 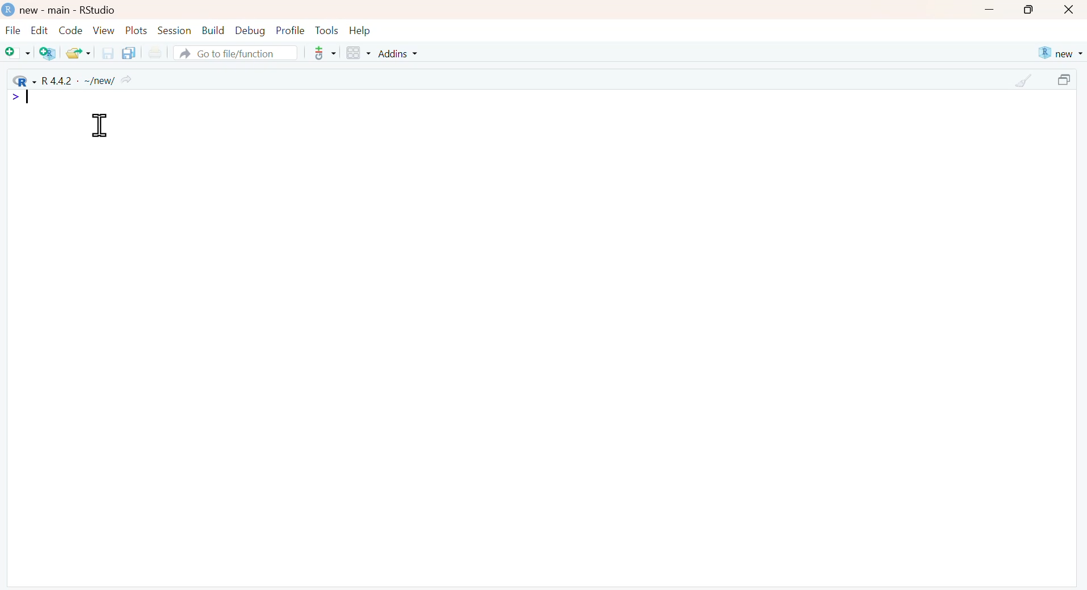 I want to click on maximize, so click(x=1029, y=10).